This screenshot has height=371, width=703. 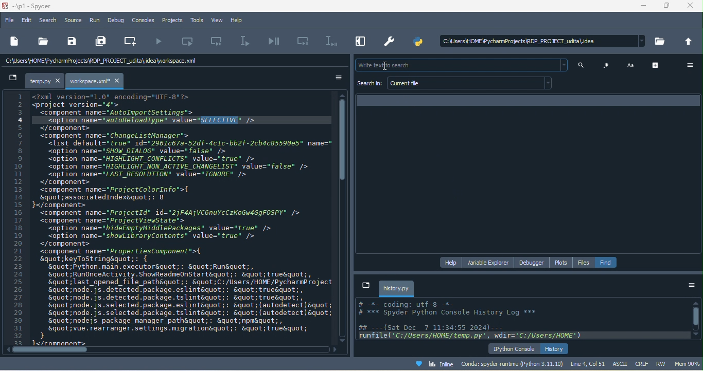 What do you see at coordinates (657, 65) in the screenshot?
I see `add ` at bounding box center [657, 65].